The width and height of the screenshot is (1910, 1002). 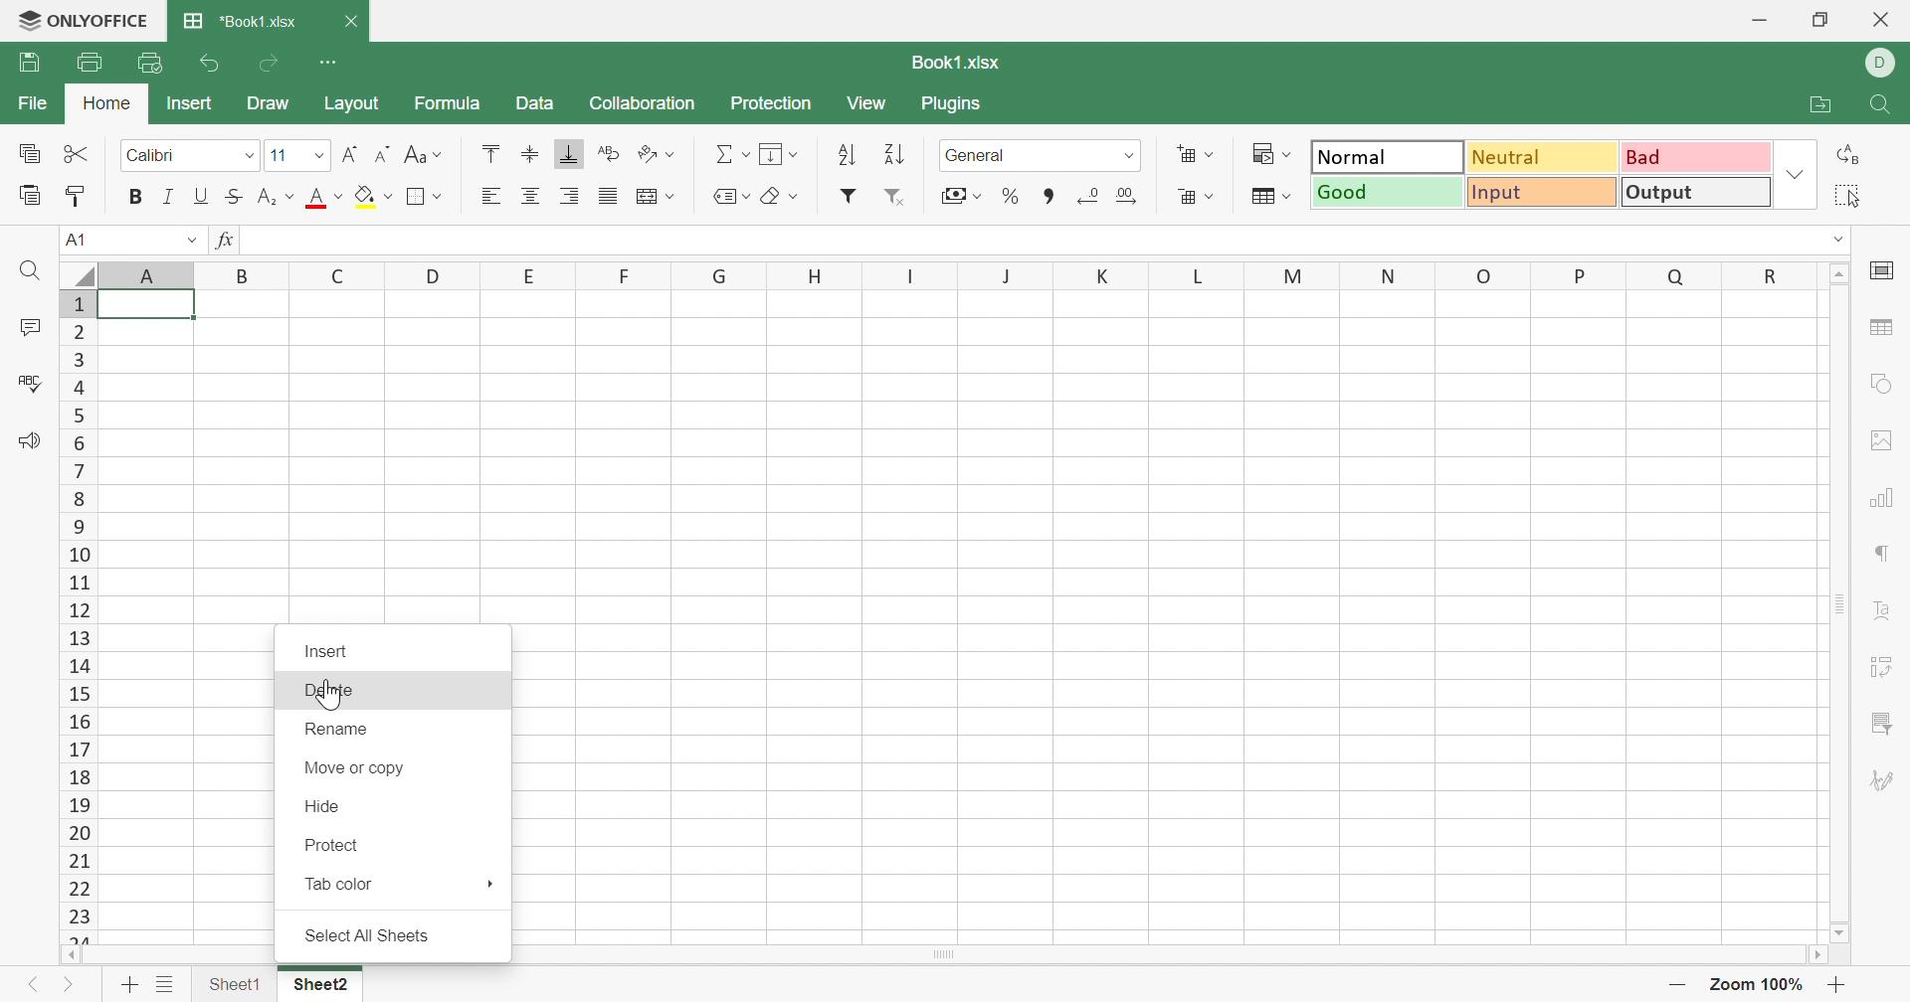 I want to click on Find, so click(x=35, y=272).